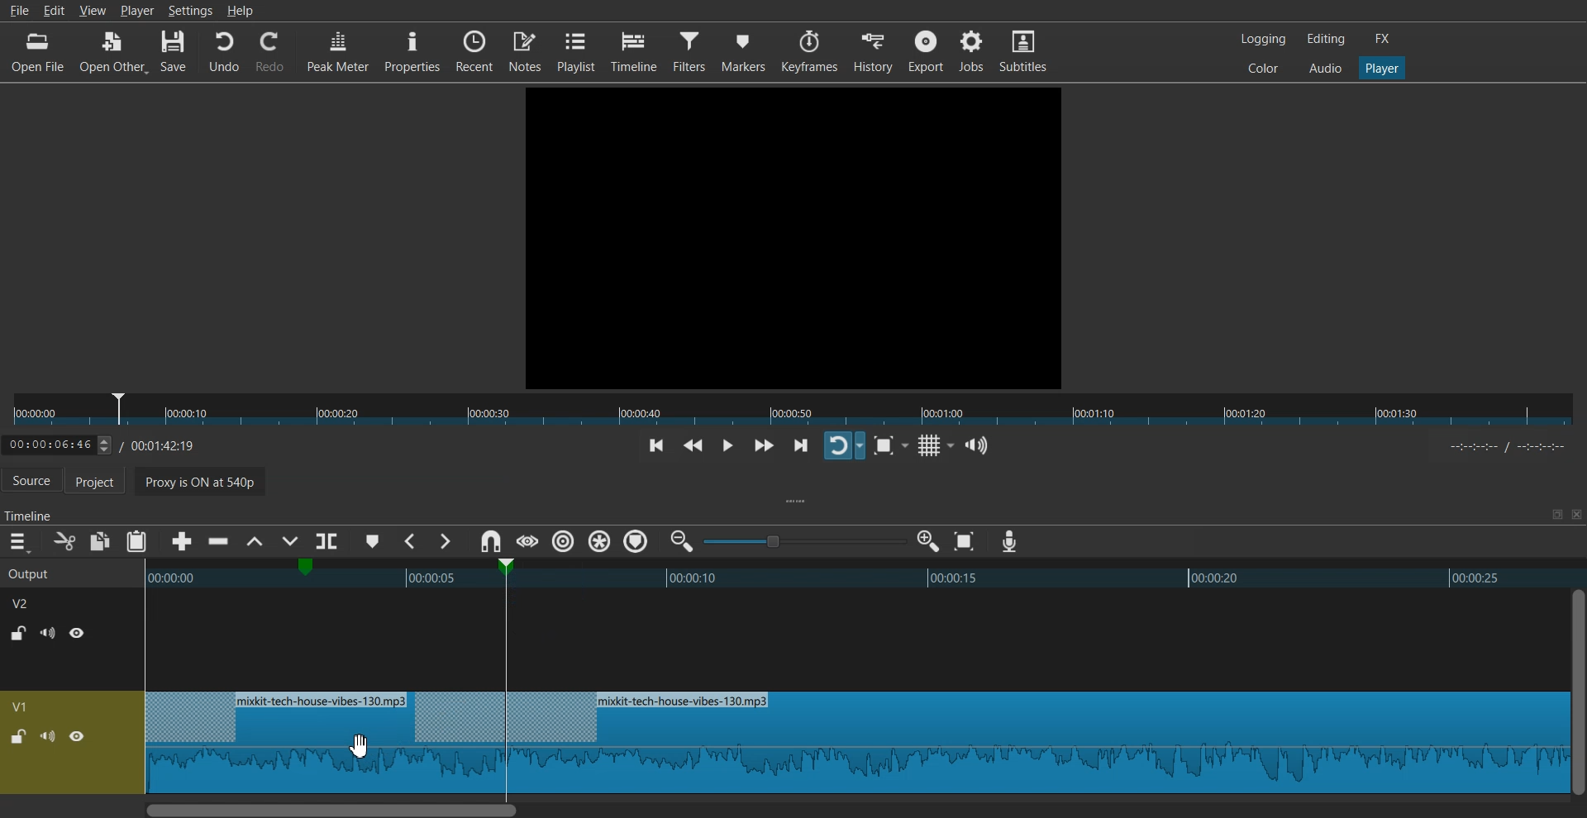  Describe the element at coordinates (844, 445) in the screenshot. I see `Toggle player lopping` at that location.